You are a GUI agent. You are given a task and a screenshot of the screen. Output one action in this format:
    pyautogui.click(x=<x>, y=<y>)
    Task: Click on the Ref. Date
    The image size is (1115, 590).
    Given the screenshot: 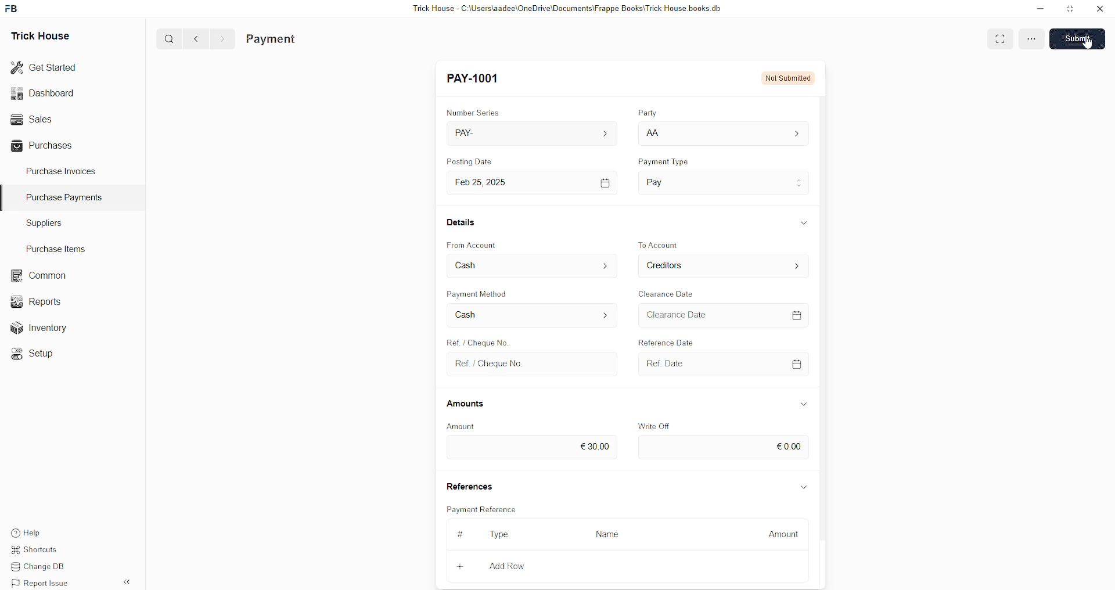 What is the action you would take?
    pyautogui.click(x=674, y=361)
    